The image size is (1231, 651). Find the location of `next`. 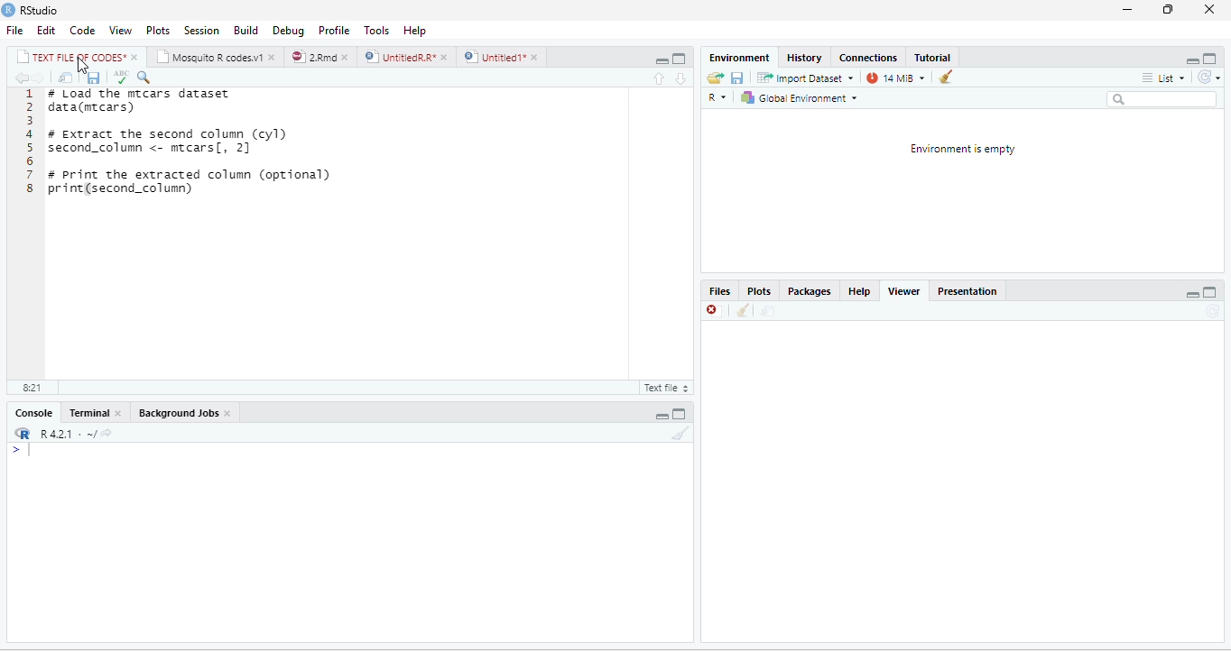

next is located at coordinates (42, 78).